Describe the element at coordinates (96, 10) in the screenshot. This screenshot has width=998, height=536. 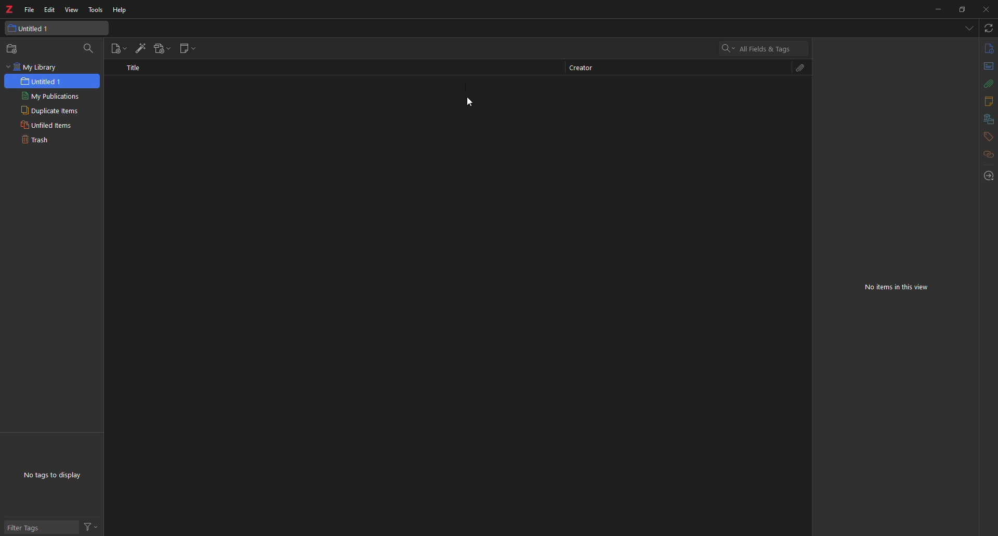
I see `tools` at that location.